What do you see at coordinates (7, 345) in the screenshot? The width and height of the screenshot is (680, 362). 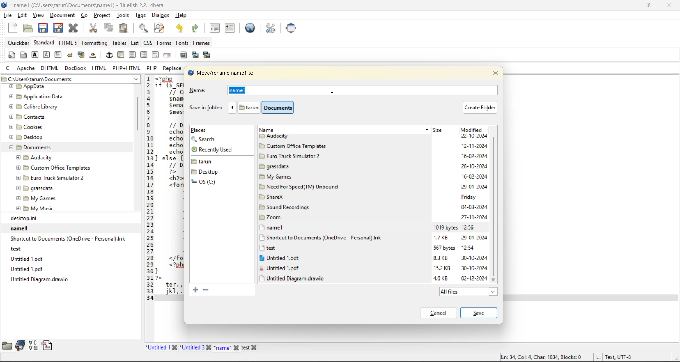 I see `file browser` at bounding box center [7, 345].